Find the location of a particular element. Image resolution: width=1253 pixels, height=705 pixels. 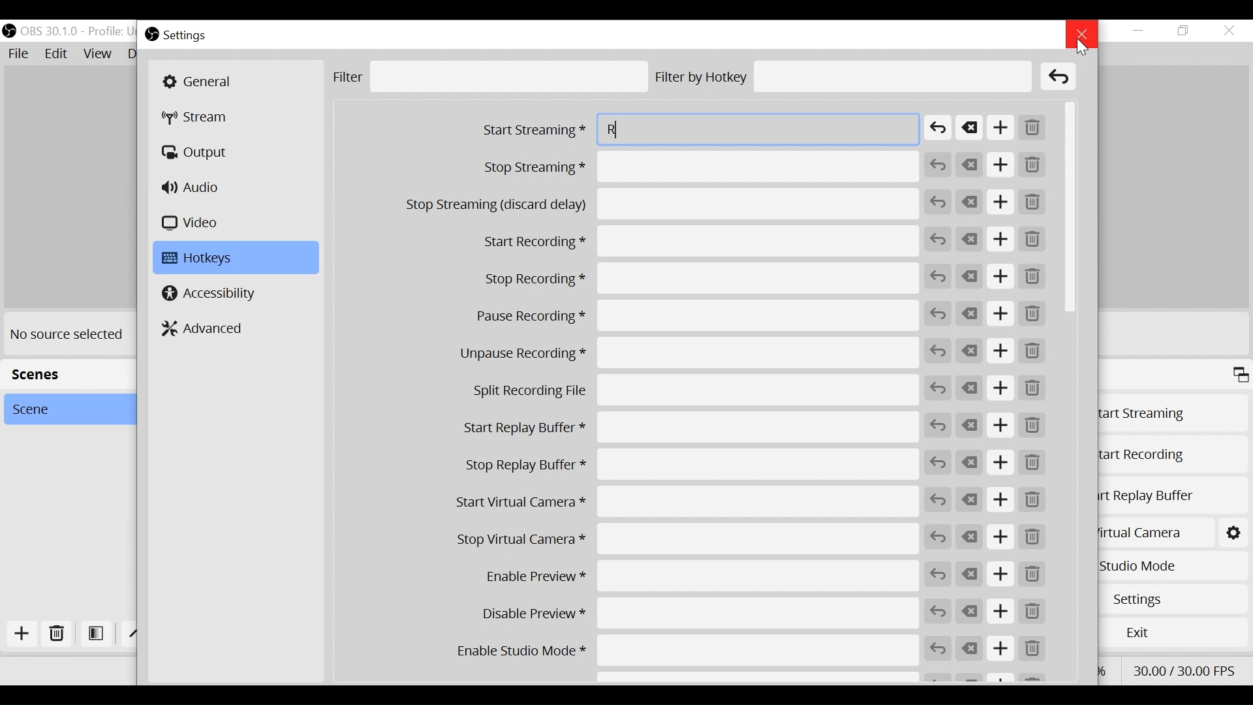

Add is located at coordinates (1002, 576).